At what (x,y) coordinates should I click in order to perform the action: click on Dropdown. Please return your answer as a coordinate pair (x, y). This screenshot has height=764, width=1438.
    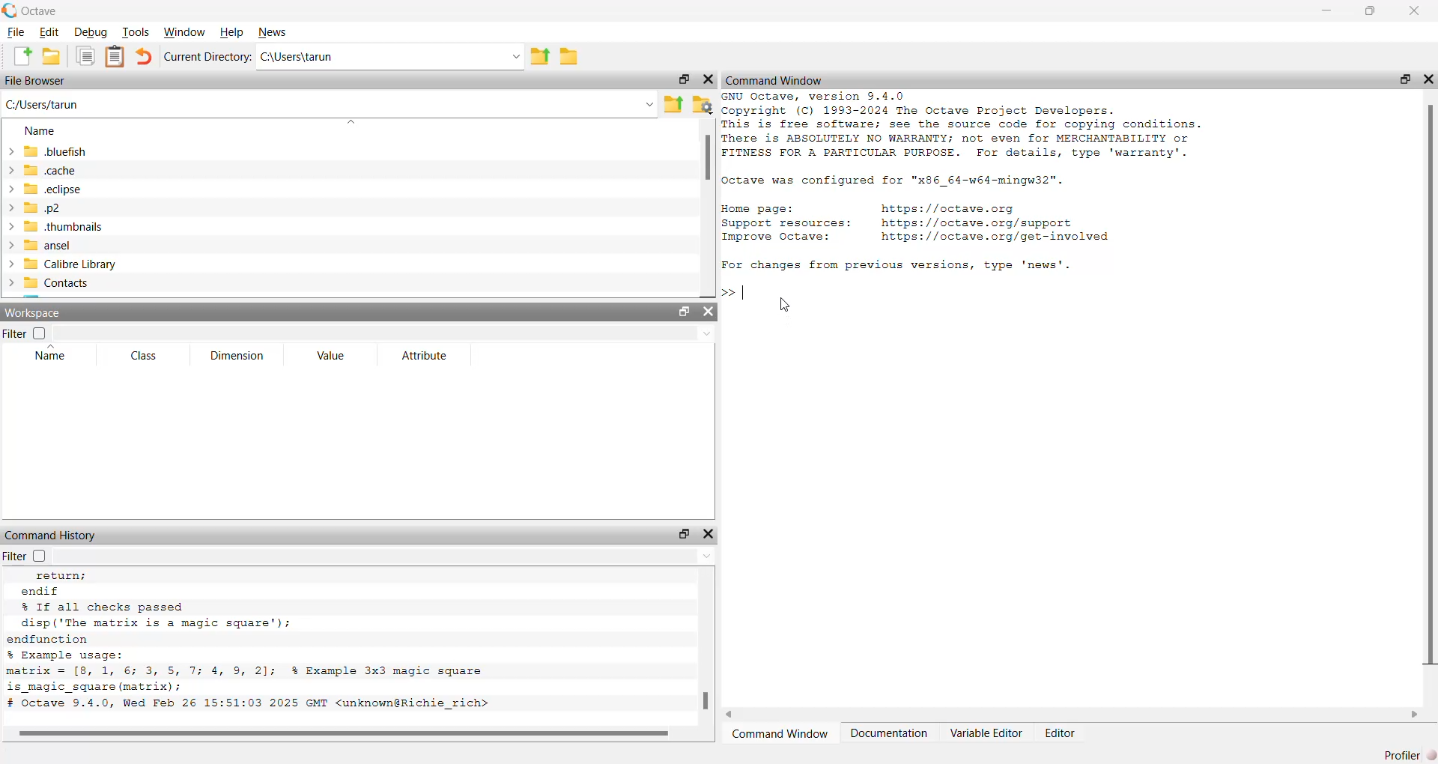
    Looking at the image, I should click on (349, 123).